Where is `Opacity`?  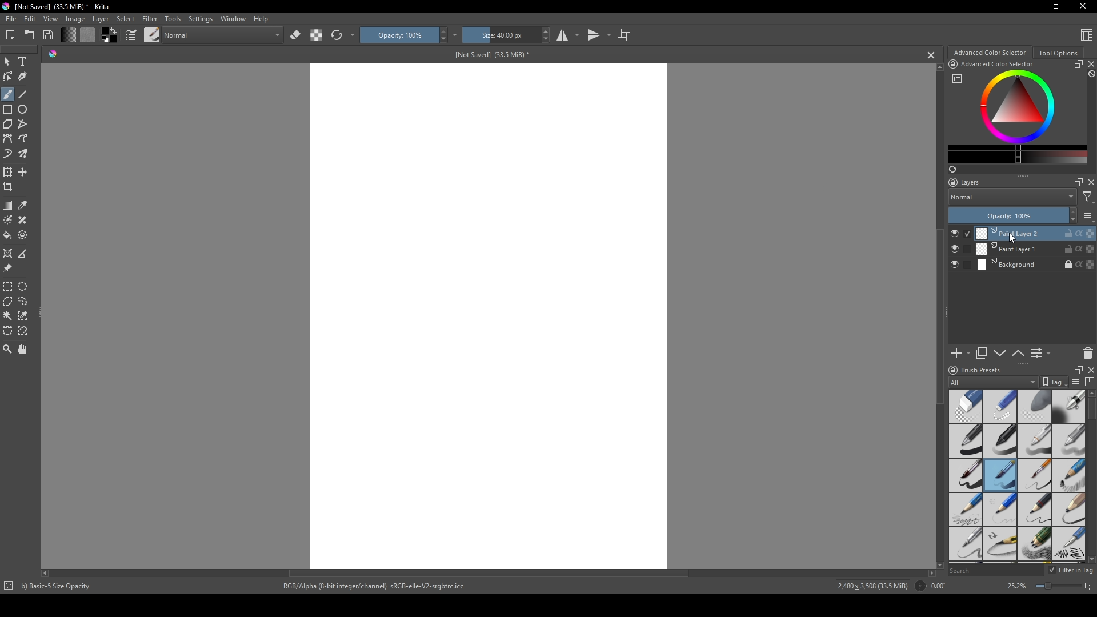 Opacity is located at coordinates (398, 35).